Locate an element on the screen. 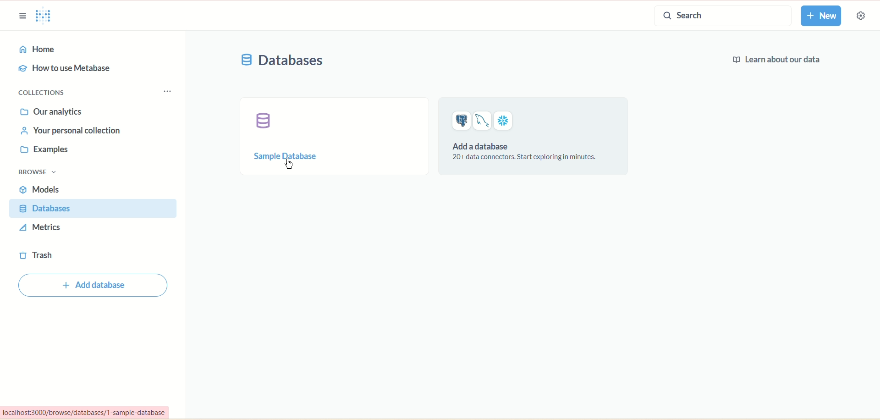 Image resolution: width=880 pixels, height=420 pixels. new is located at coordinates (821, 16).